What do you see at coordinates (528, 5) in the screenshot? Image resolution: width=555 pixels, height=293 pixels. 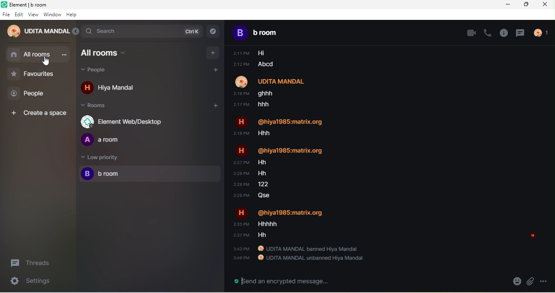 I see `maximize` at bounding box center [528, 5].